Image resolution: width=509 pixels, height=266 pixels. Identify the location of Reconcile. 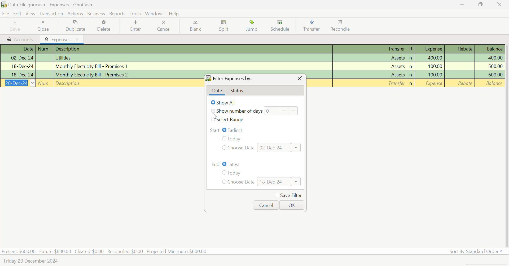
(341, 27).